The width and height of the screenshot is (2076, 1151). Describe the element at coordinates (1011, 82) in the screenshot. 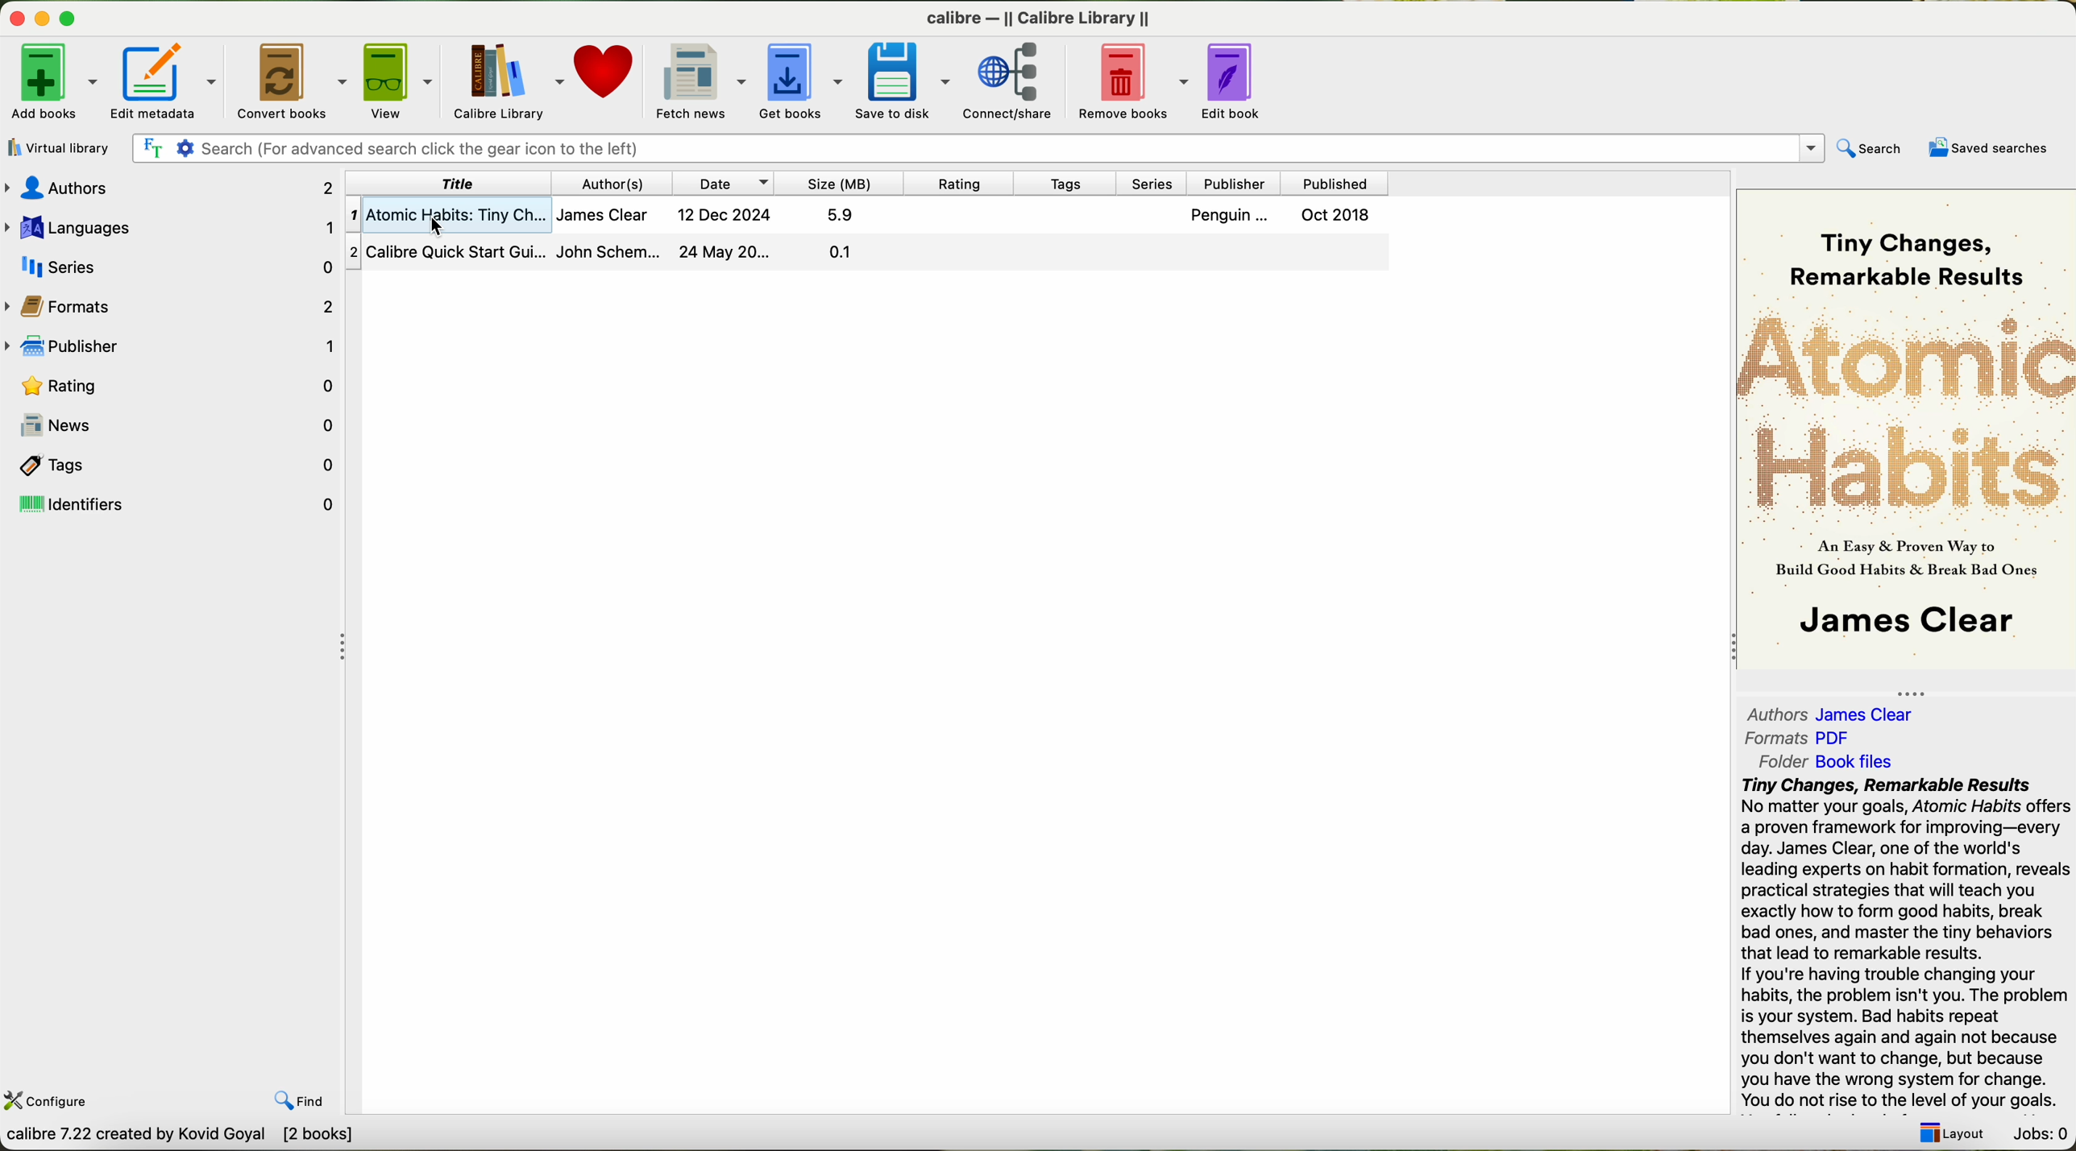

I see `connect/share` at that location.